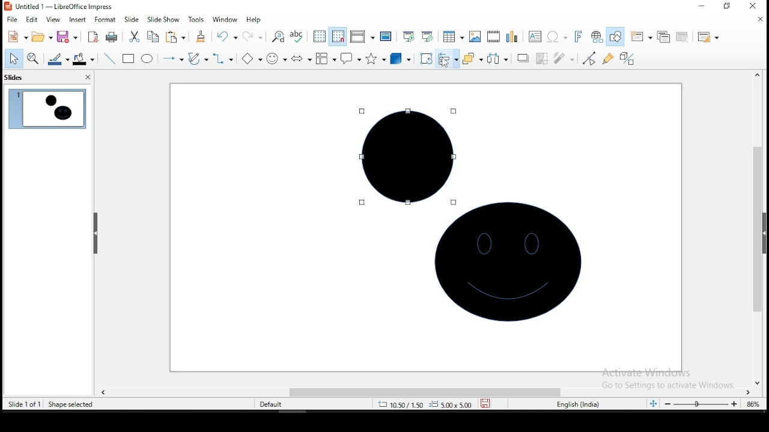  Describe the element at coordinates (11, 19) in the screenshot. I see `file` at that location.